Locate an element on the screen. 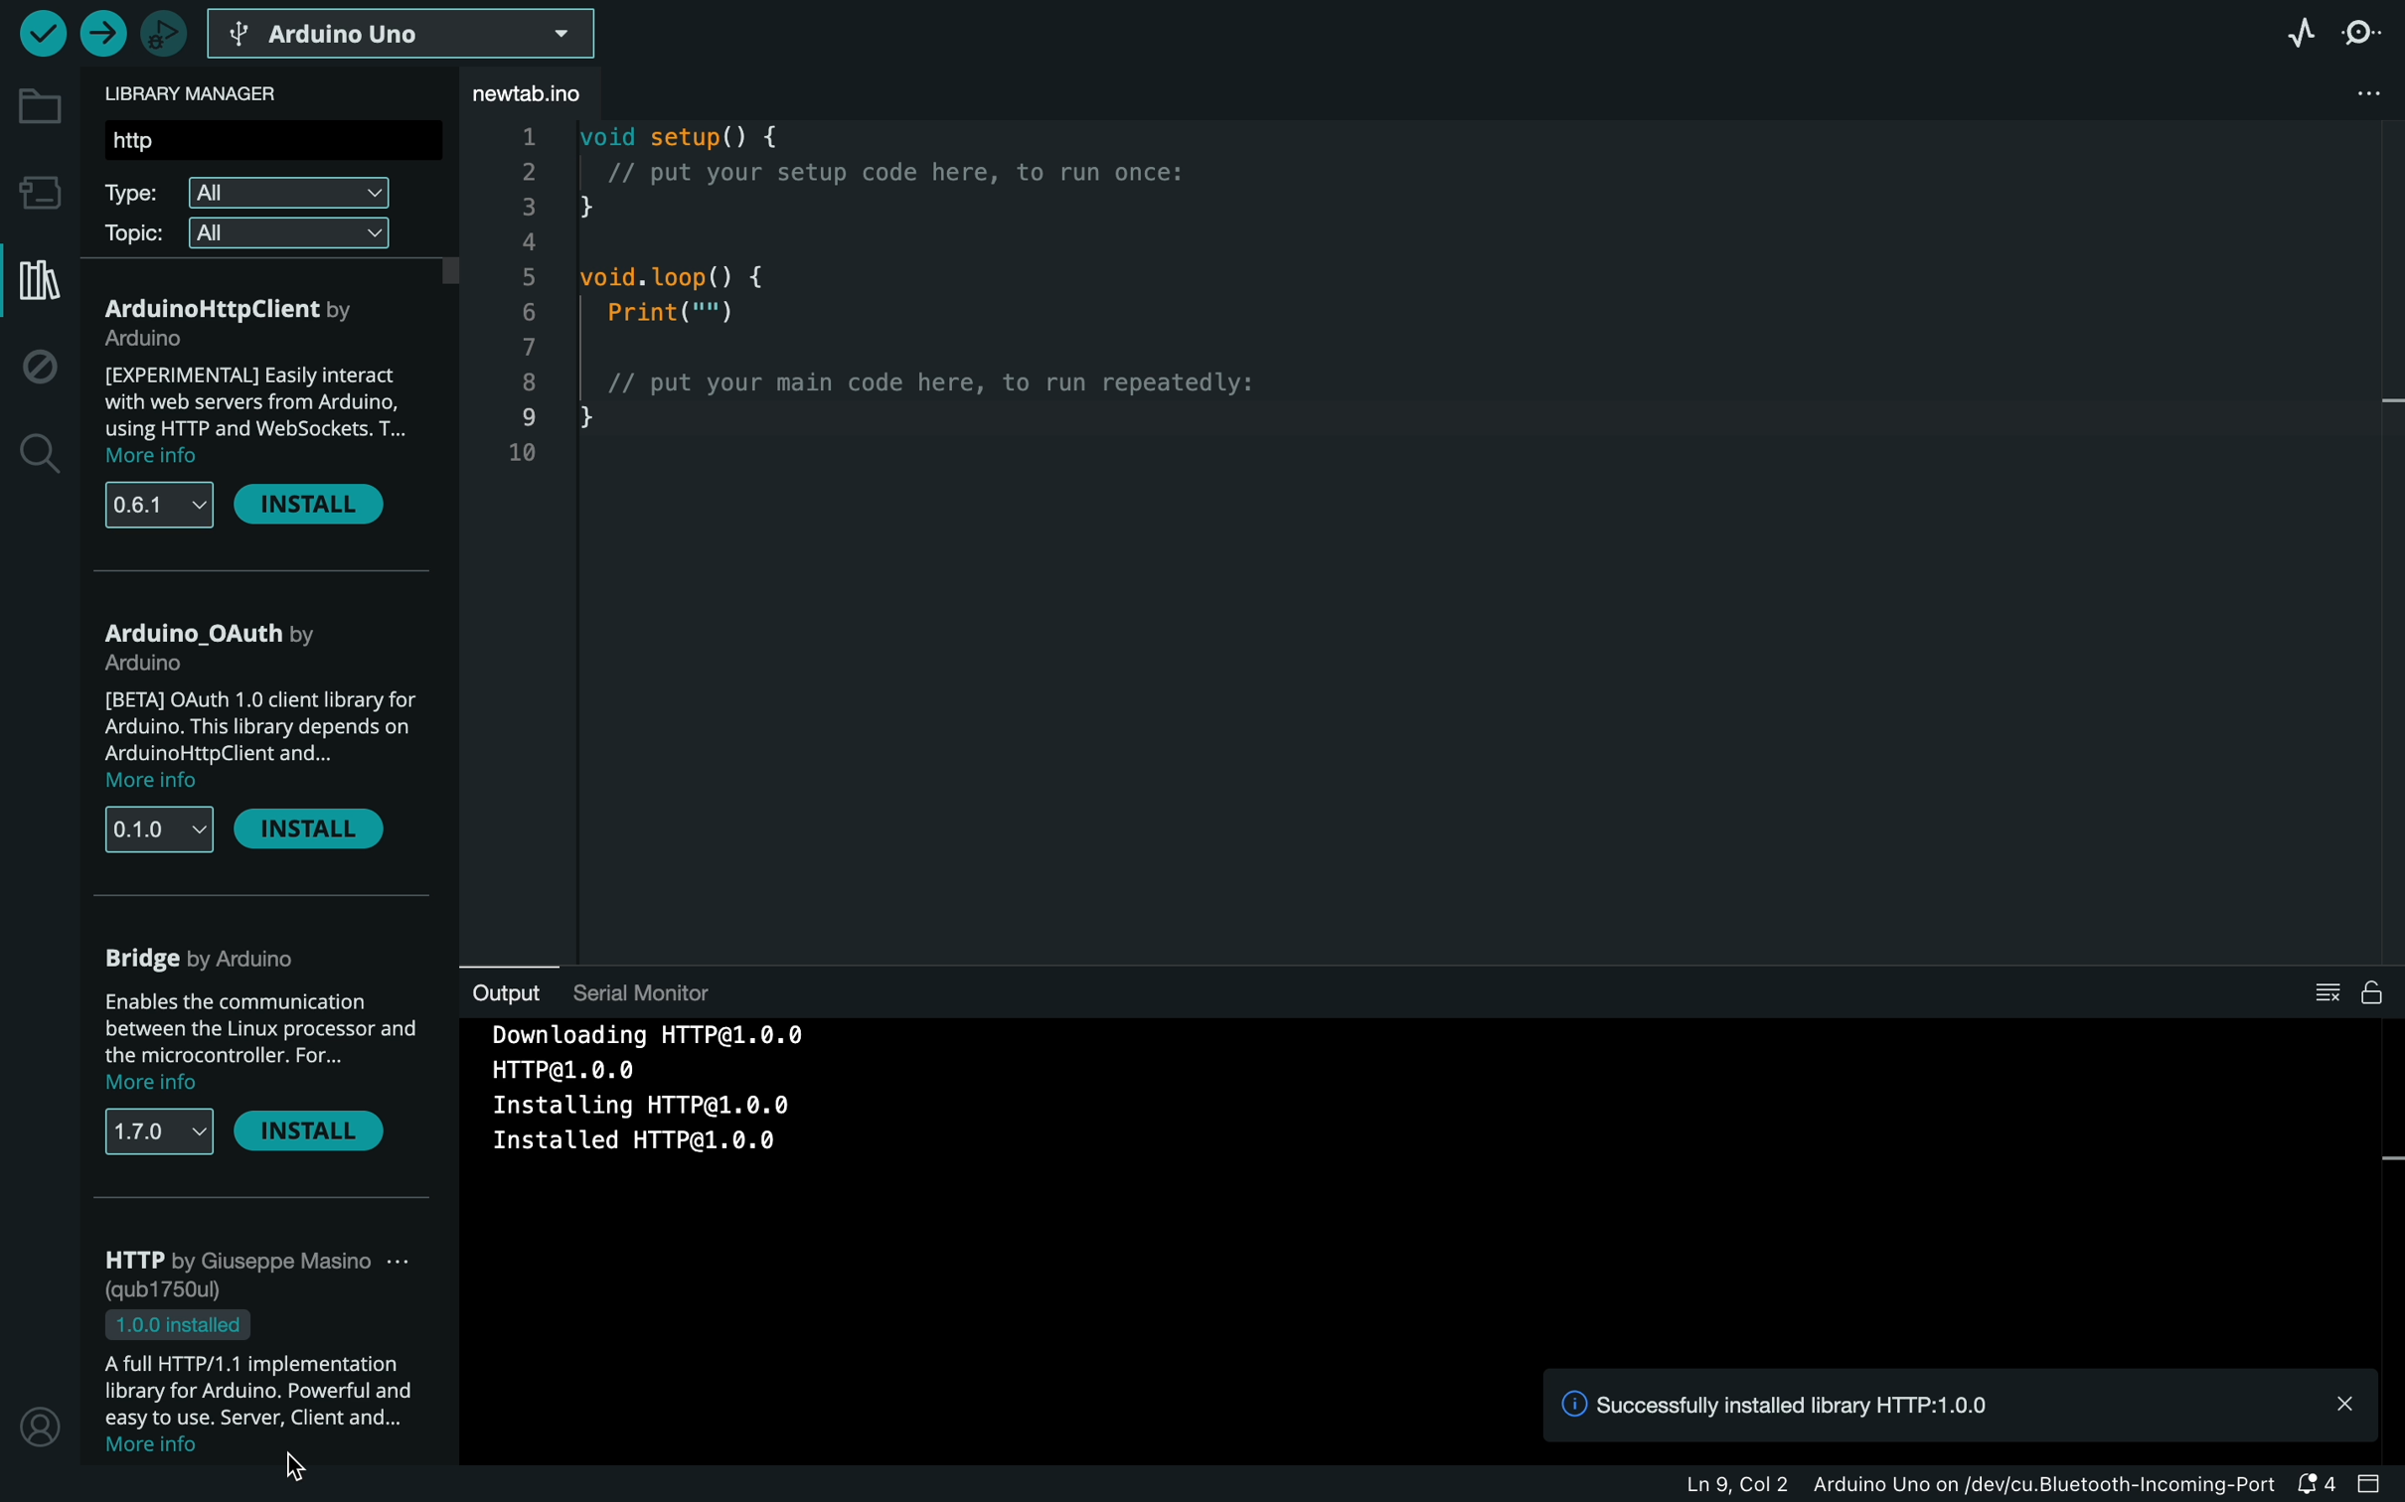 This screenshot has height=1502, width=2405. downloading is located at coordinates (665, 1100).